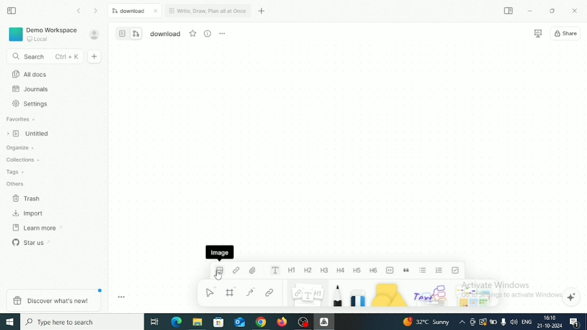 The height and width of the screenshot is (330, 587). I want to click on Restore Down, so click(552, 11).